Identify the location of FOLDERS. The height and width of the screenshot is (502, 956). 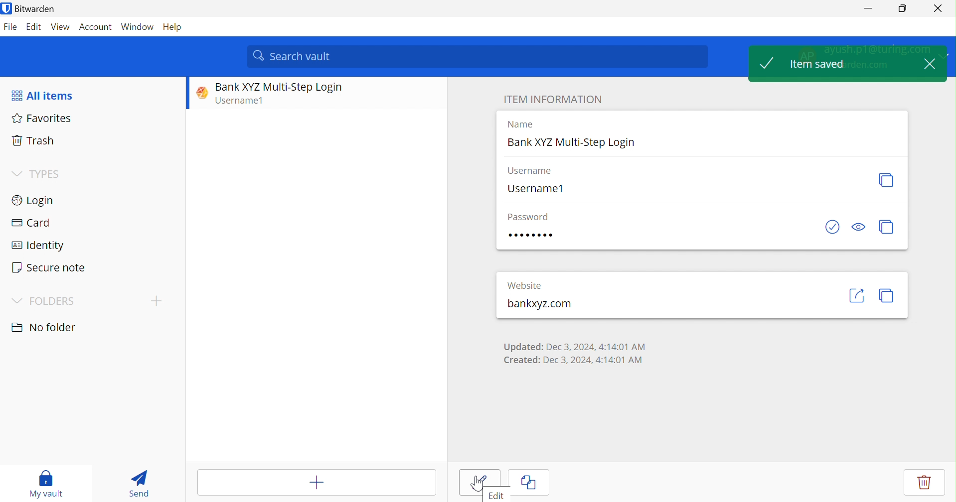
(53, 301).